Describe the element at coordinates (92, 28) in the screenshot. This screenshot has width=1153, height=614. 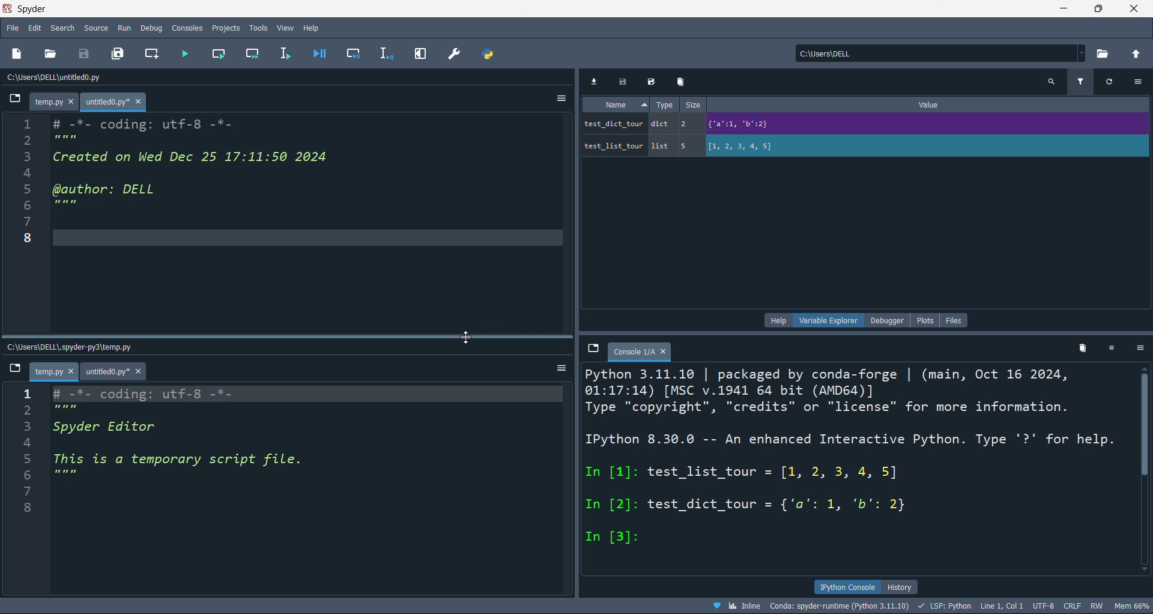
I see `source` at that location.